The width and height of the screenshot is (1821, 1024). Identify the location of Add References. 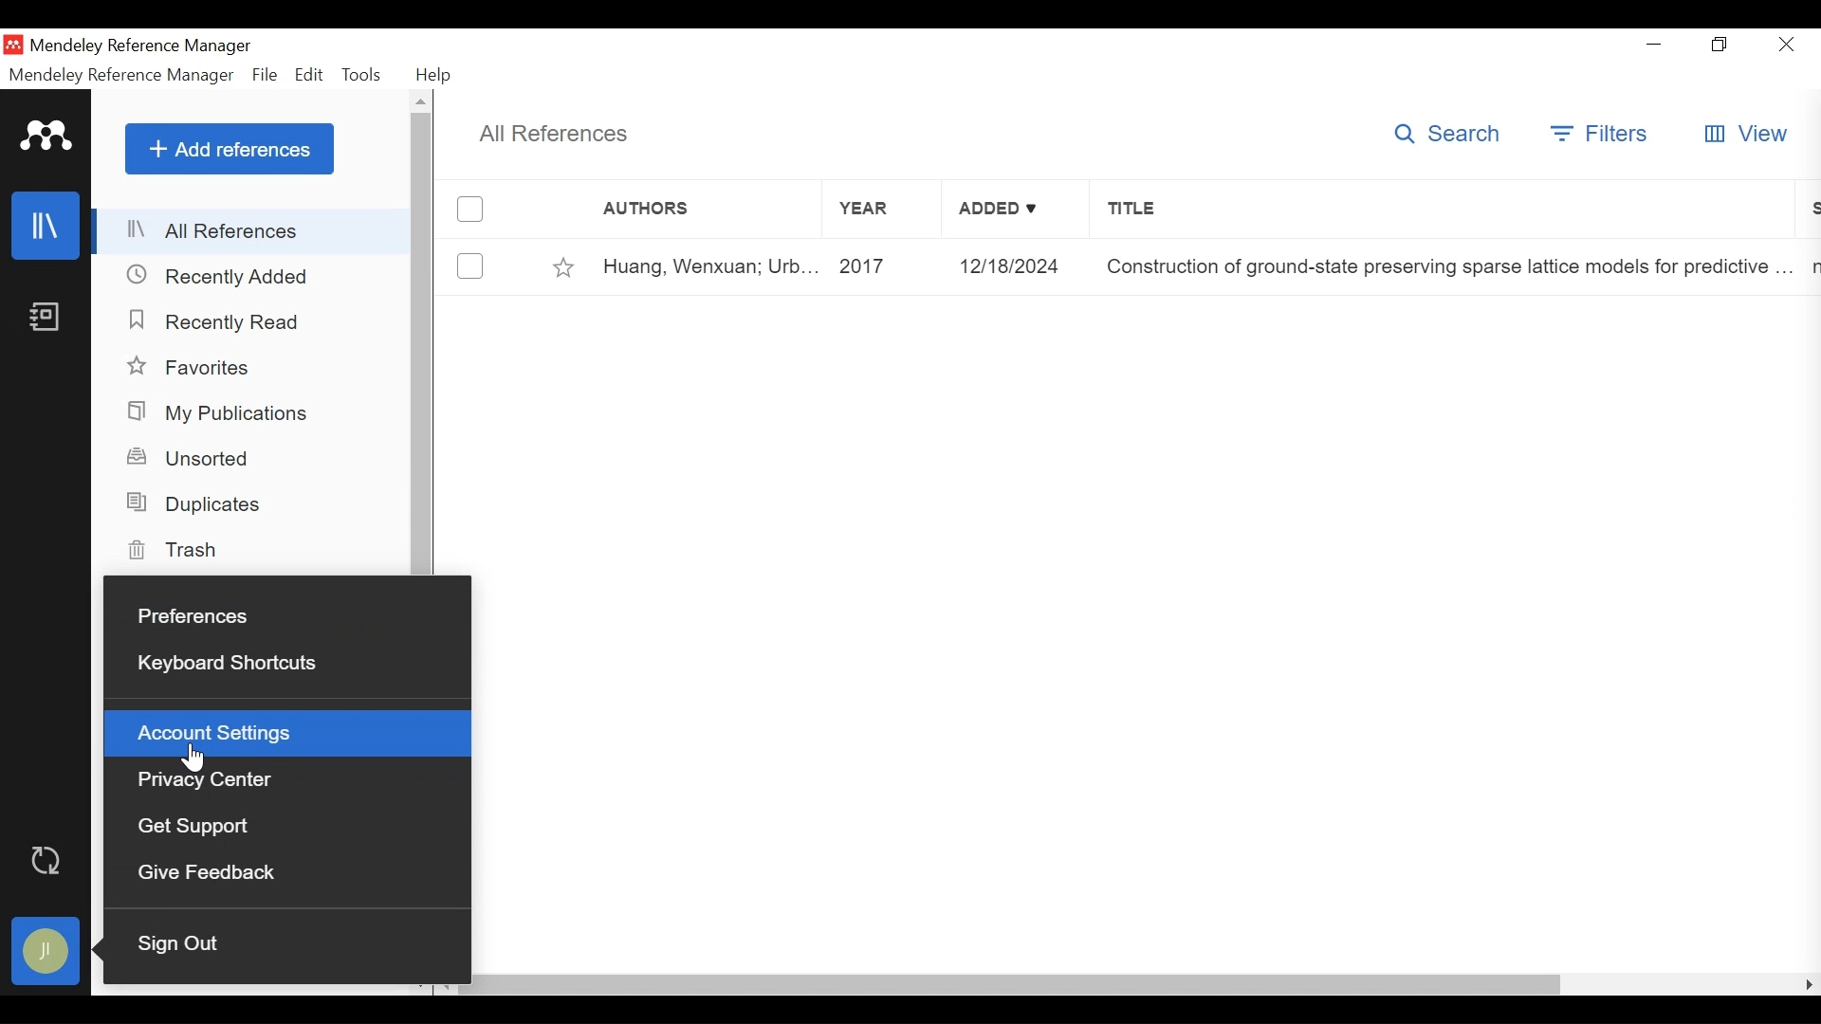
(231, 150).